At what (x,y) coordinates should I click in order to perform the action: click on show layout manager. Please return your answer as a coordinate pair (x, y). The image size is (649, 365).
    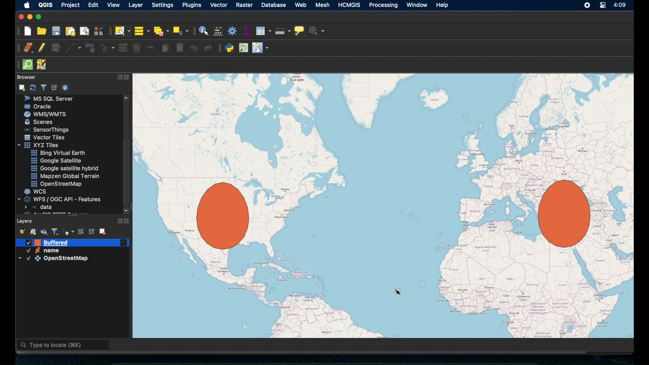
    Looking at the image, I should click on (86, 31).